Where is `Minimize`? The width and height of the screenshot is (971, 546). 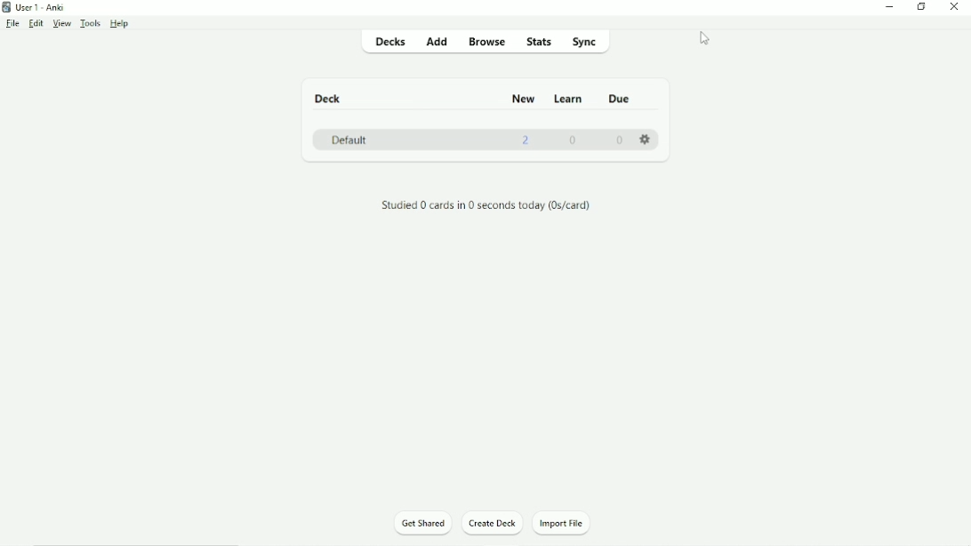
Minimize is located at coordinates (892, 6).